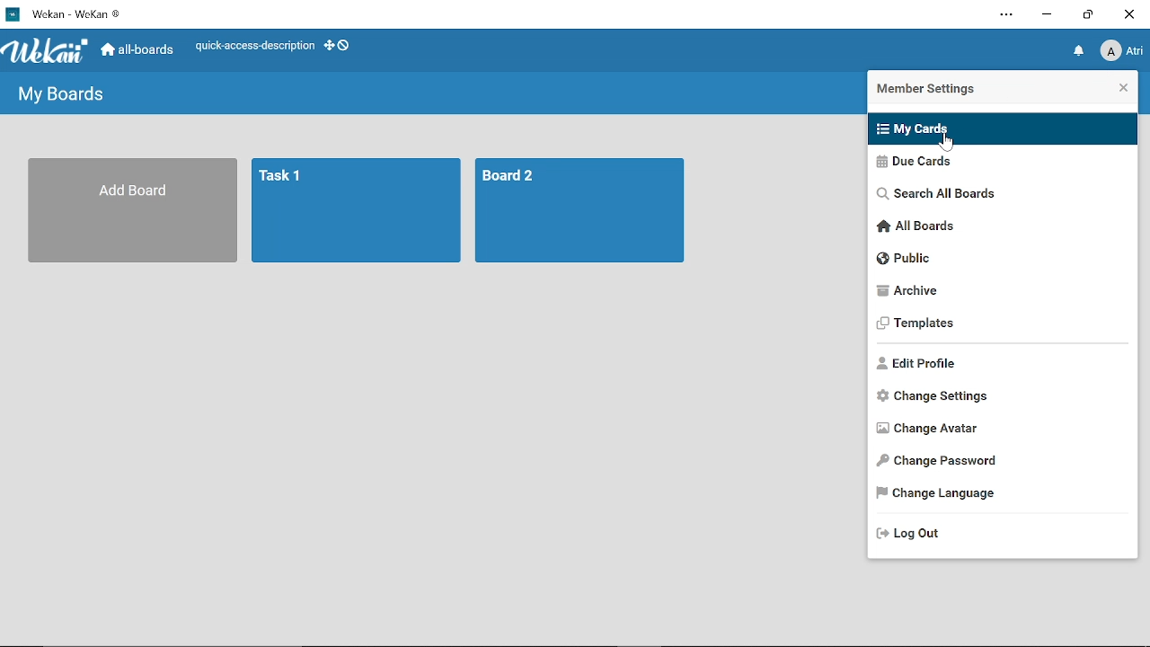 This screenshot has height=647, width=1150. I want to click on Profile name, so click(1121, 55).